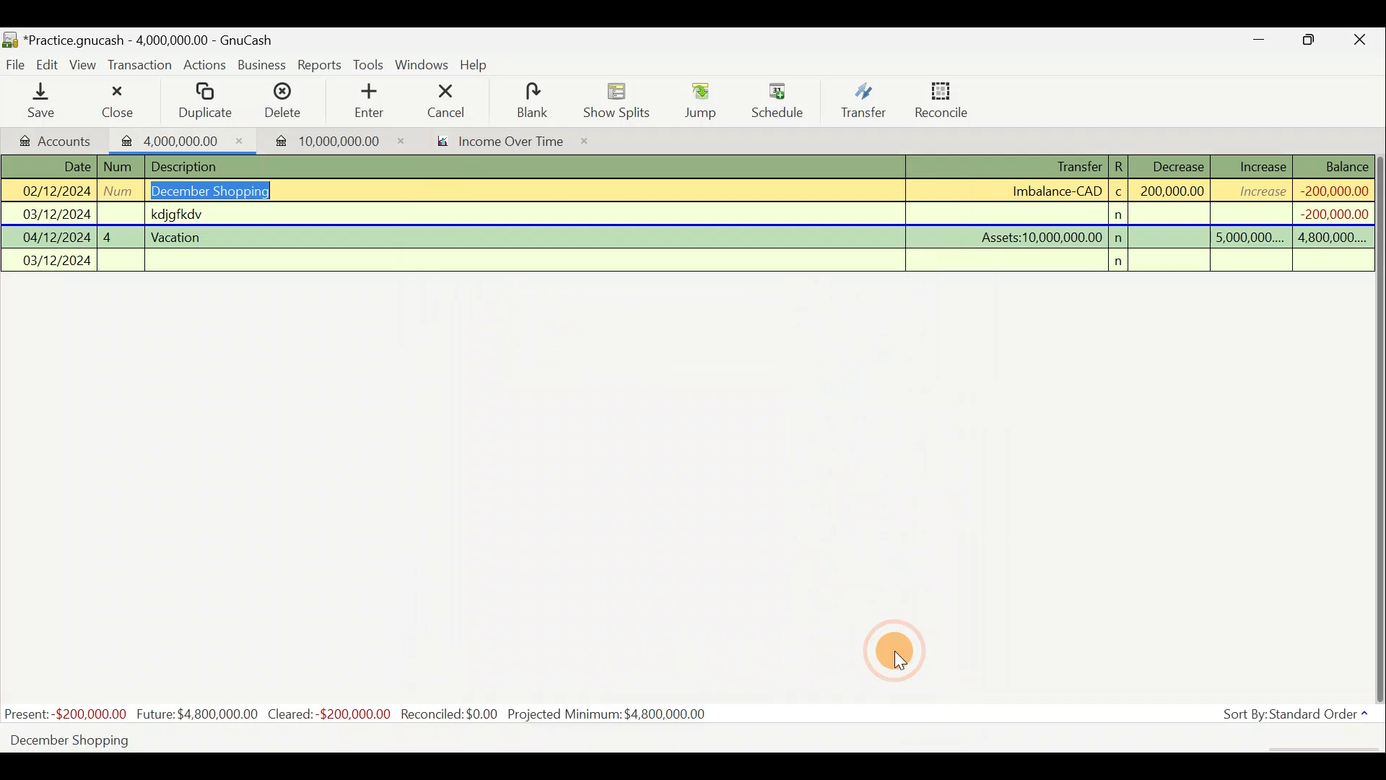  I want to click on Statistics, so click(358, 714).